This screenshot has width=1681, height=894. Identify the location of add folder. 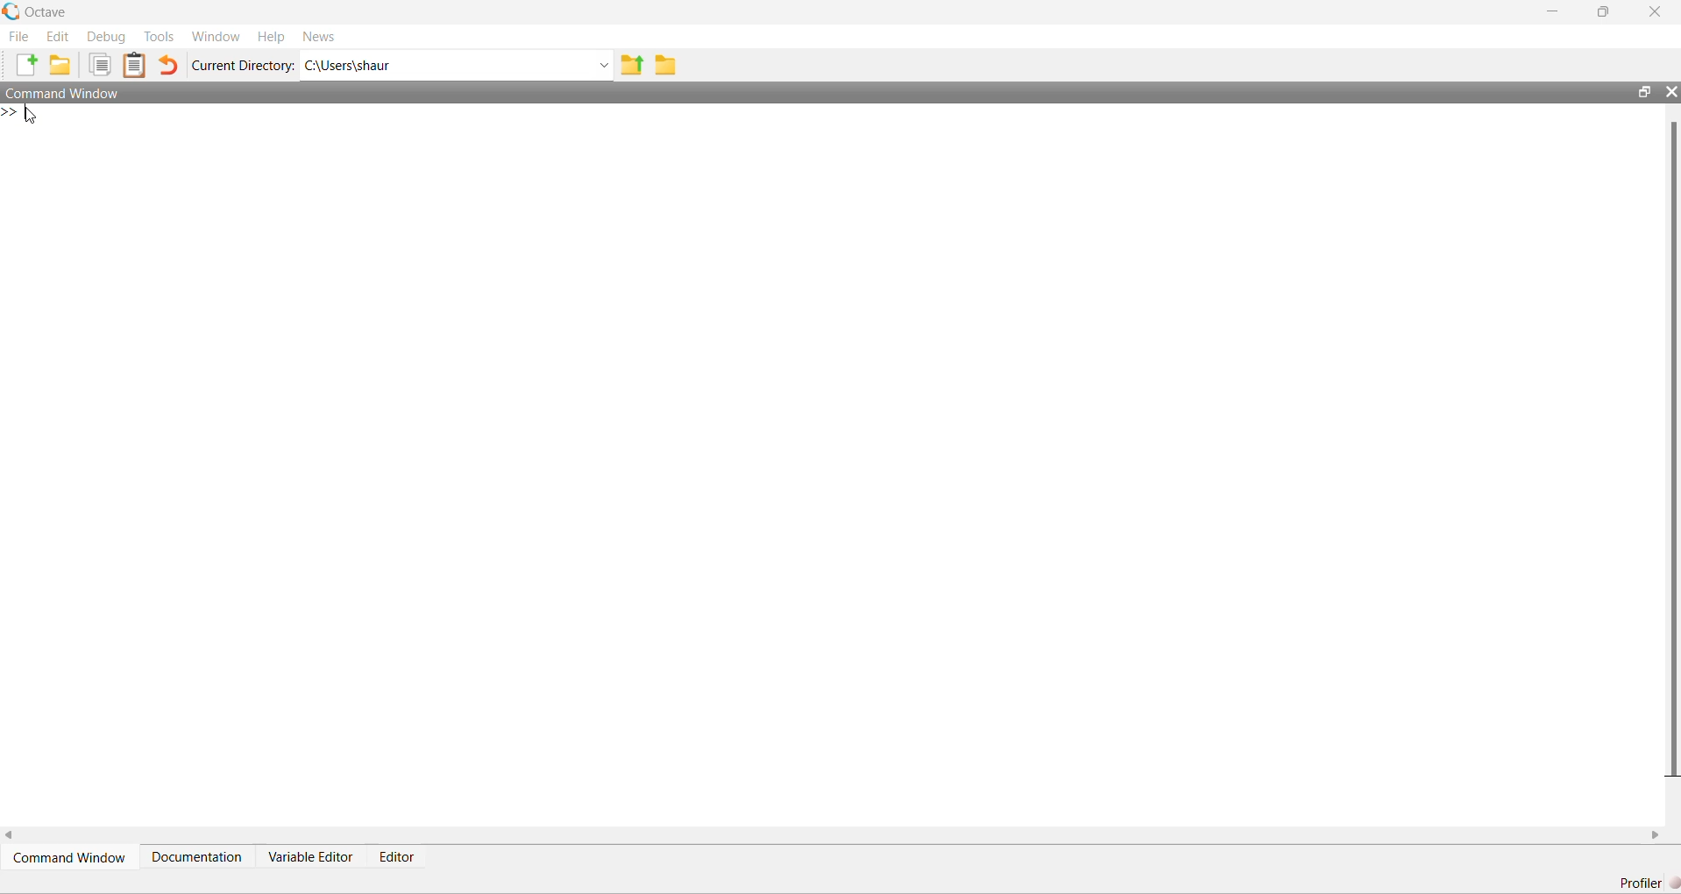
(60, 65).